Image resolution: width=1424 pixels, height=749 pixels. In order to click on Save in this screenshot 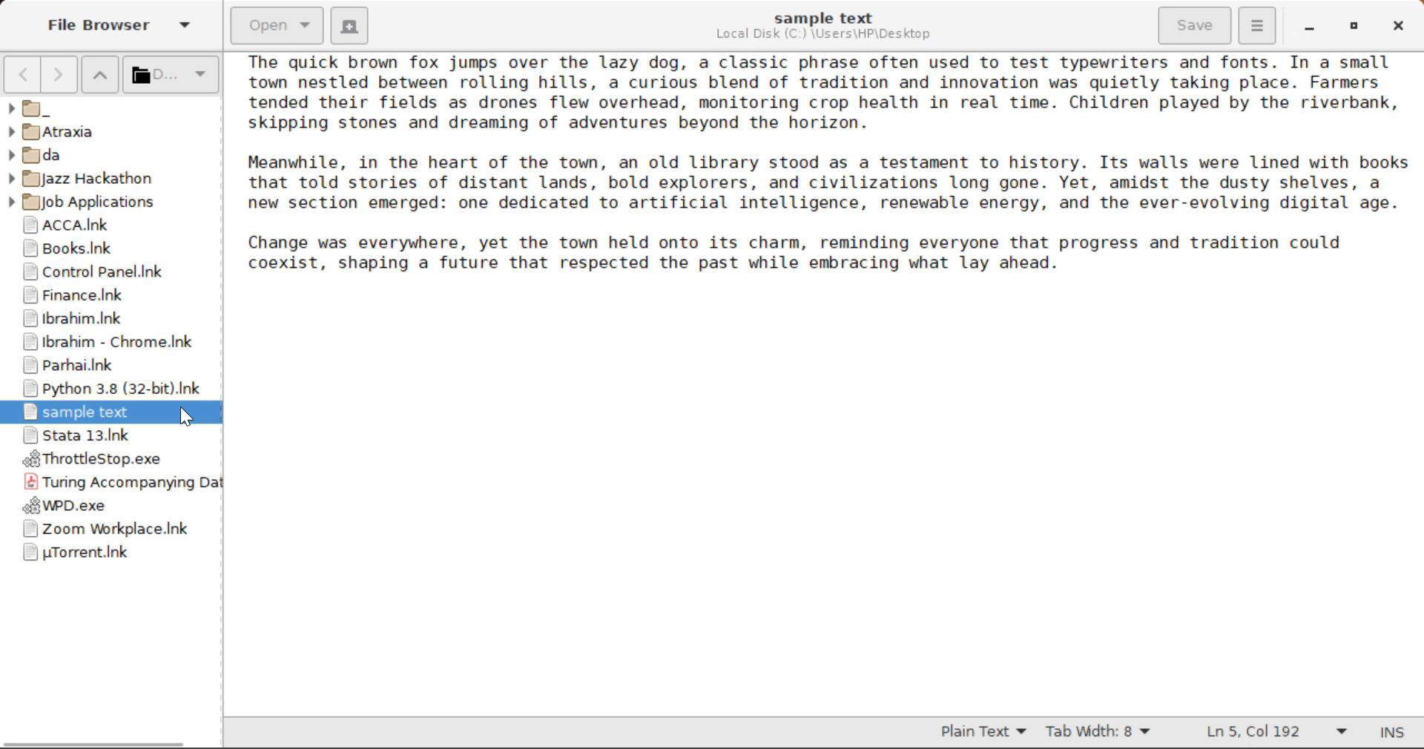, I will do `click(1196, 26)`.